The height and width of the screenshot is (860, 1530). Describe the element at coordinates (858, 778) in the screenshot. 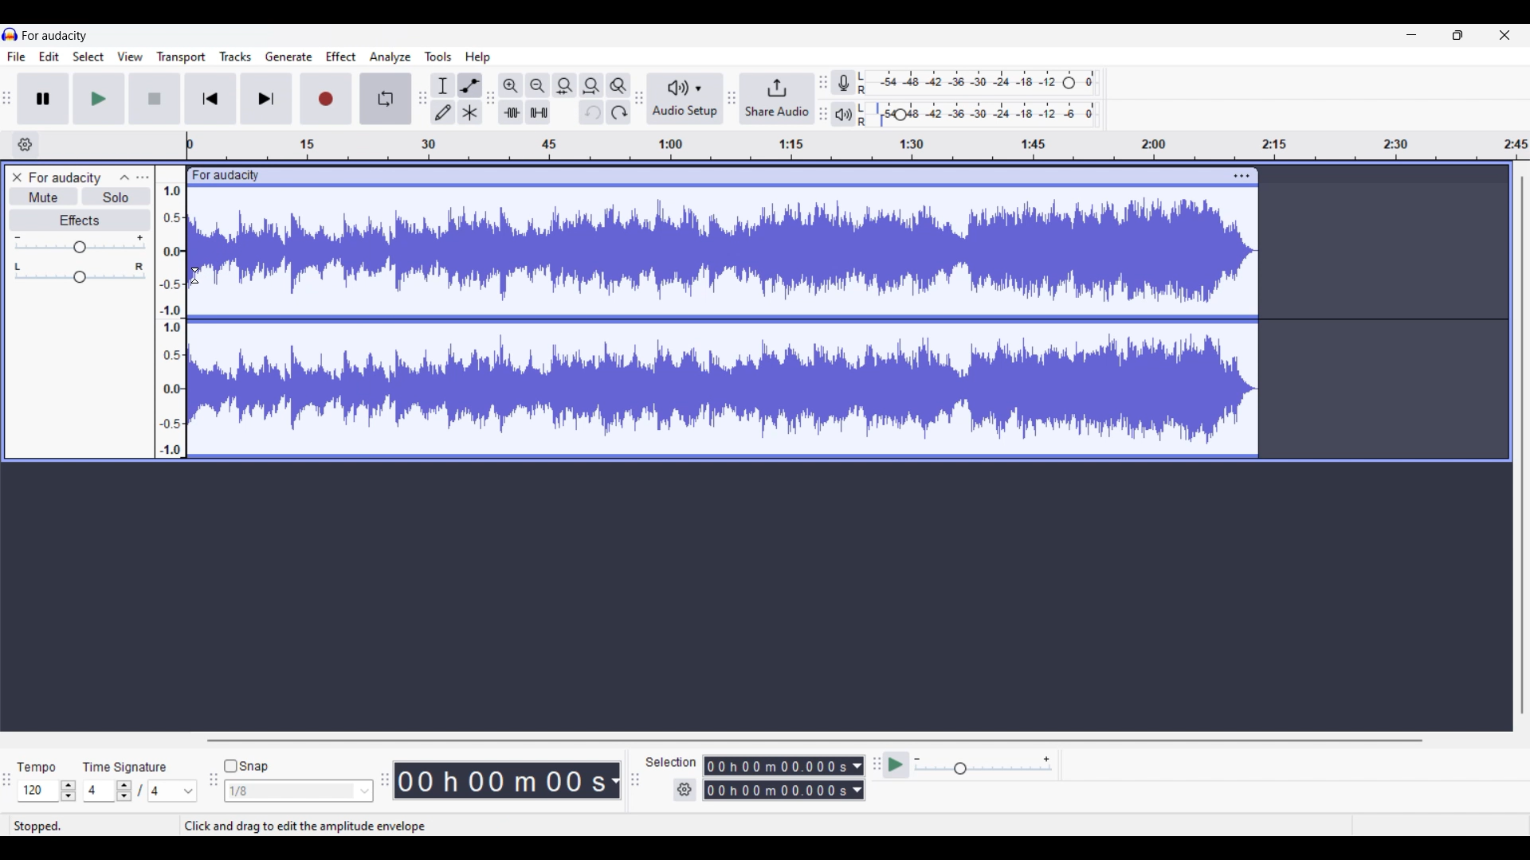

I see `Duration measurement` at that location.